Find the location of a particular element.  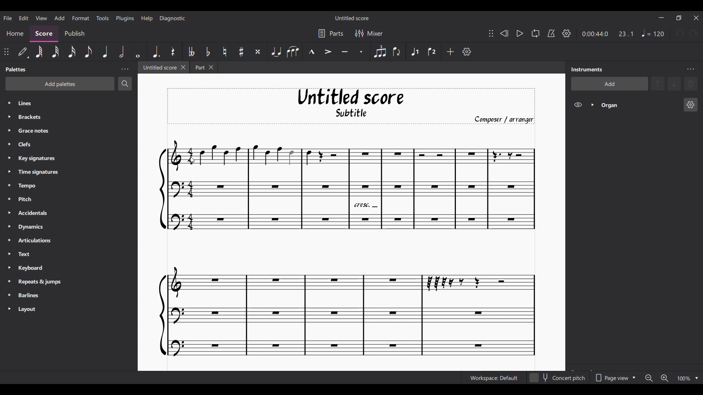

Format menu is located at coordinates (81, 18).